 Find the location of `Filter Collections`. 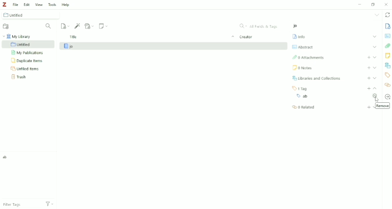

Filter Collections is located at coordinates (49, 26).